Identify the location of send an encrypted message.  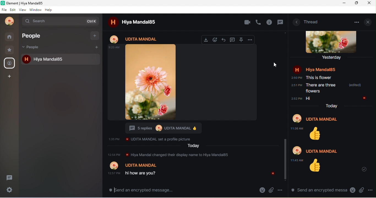
(142, 190).